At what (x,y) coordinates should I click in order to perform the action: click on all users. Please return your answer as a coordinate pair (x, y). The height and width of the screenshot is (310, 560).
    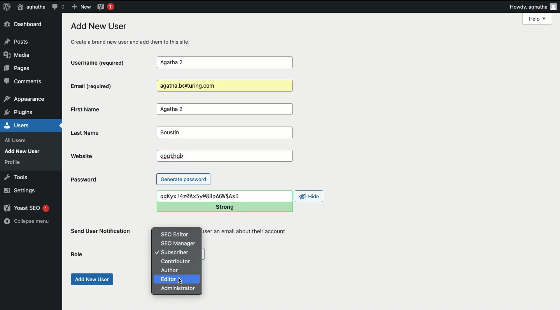
    Looking at the image, I should click on (17, 141).